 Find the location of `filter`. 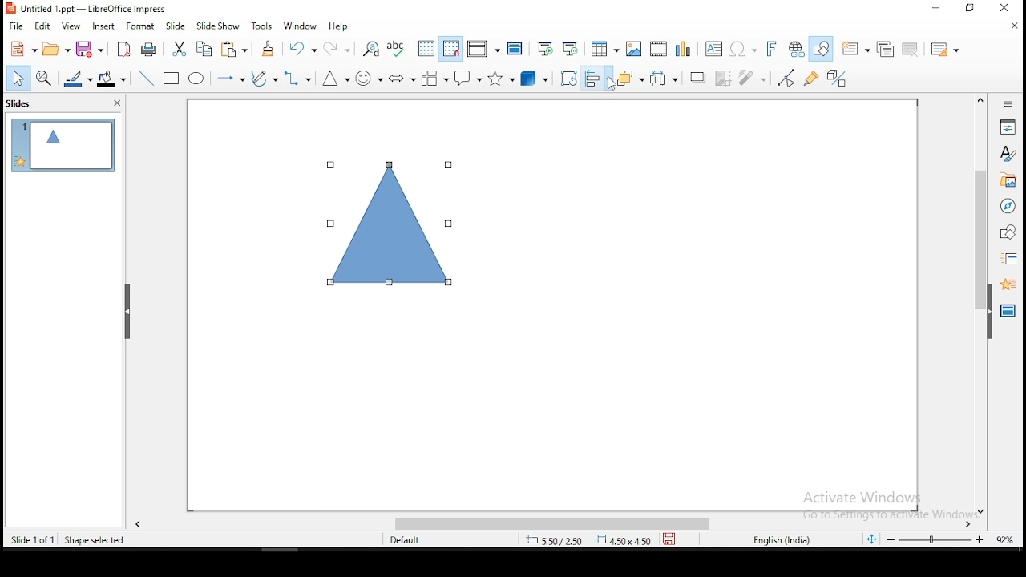

filter is located at coordinates (756, 78).